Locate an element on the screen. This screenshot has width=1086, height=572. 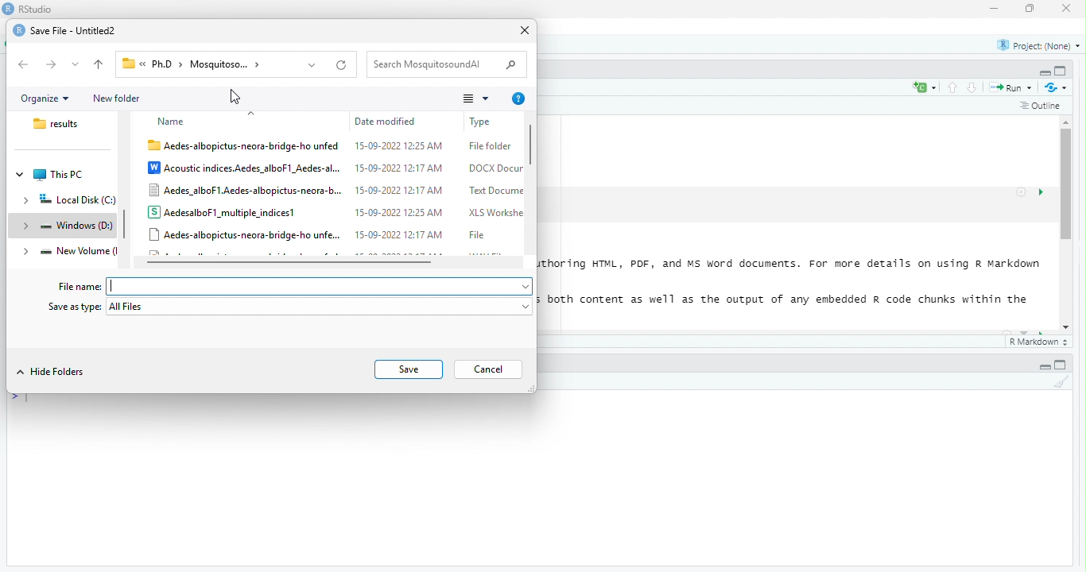
cursor is located at coordinates (236, 96).